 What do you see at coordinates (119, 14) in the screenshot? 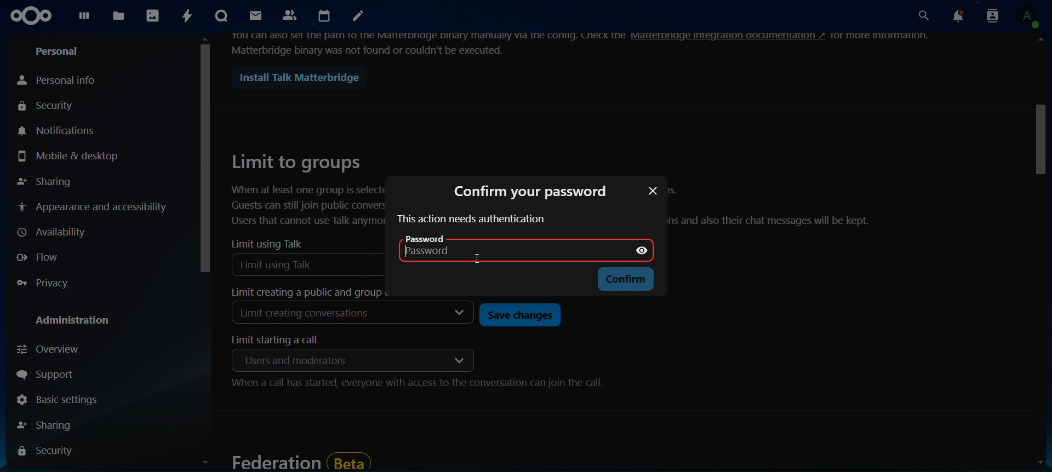
I see `files` at bounding box center [119, 14].